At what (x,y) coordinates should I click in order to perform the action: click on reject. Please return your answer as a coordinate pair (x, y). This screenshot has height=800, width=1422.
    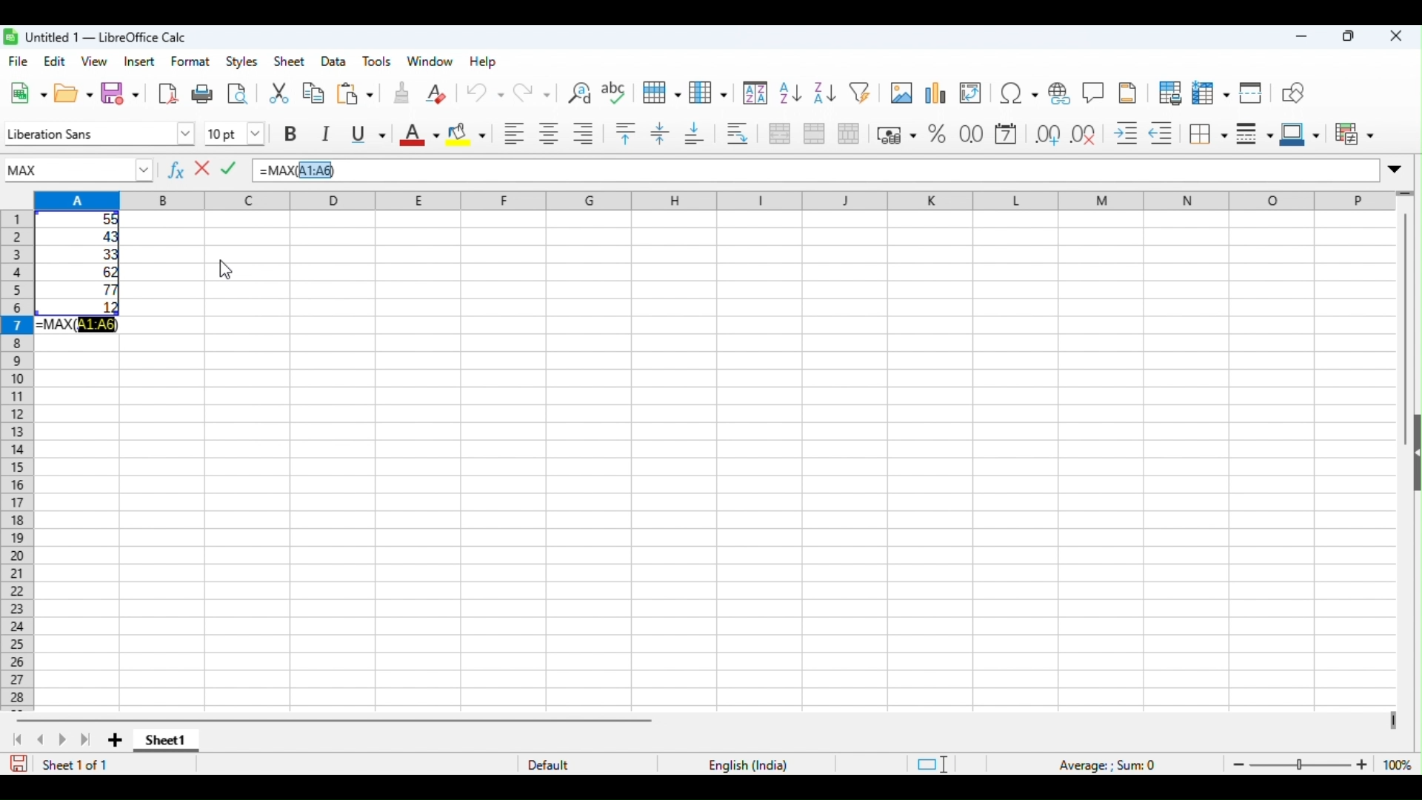
    Looking at the image, I should click on (201, 168).